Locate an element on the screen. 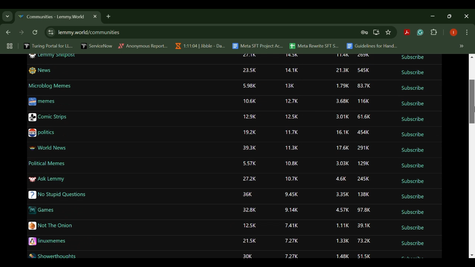 This screenshot has width=475, height=267. 10.6K is located at coordinates (249, 101).